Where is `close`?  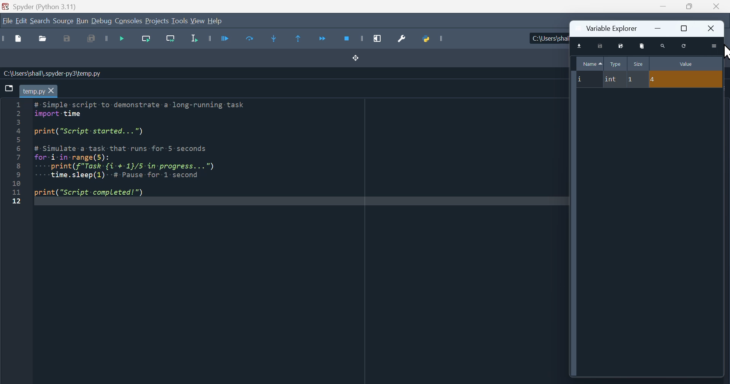 close is located at coordinates (712, 28).